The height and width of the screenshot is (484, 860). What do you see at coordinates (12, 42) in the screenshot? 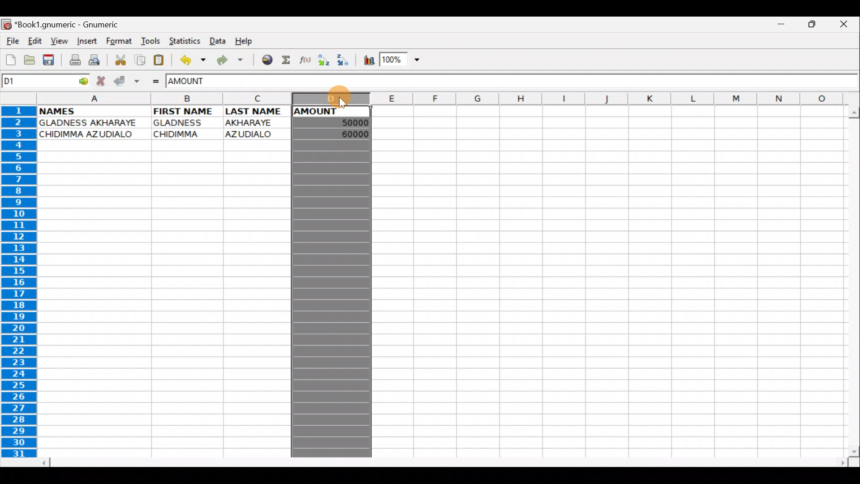
I see `File` at bounding box center [12, 42].